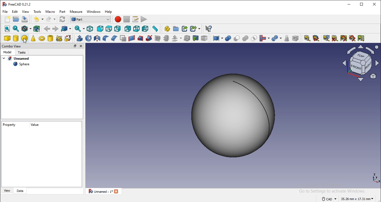 The height and width of the screenshot is (202, 381). I want to click on file, so click(6, 12).